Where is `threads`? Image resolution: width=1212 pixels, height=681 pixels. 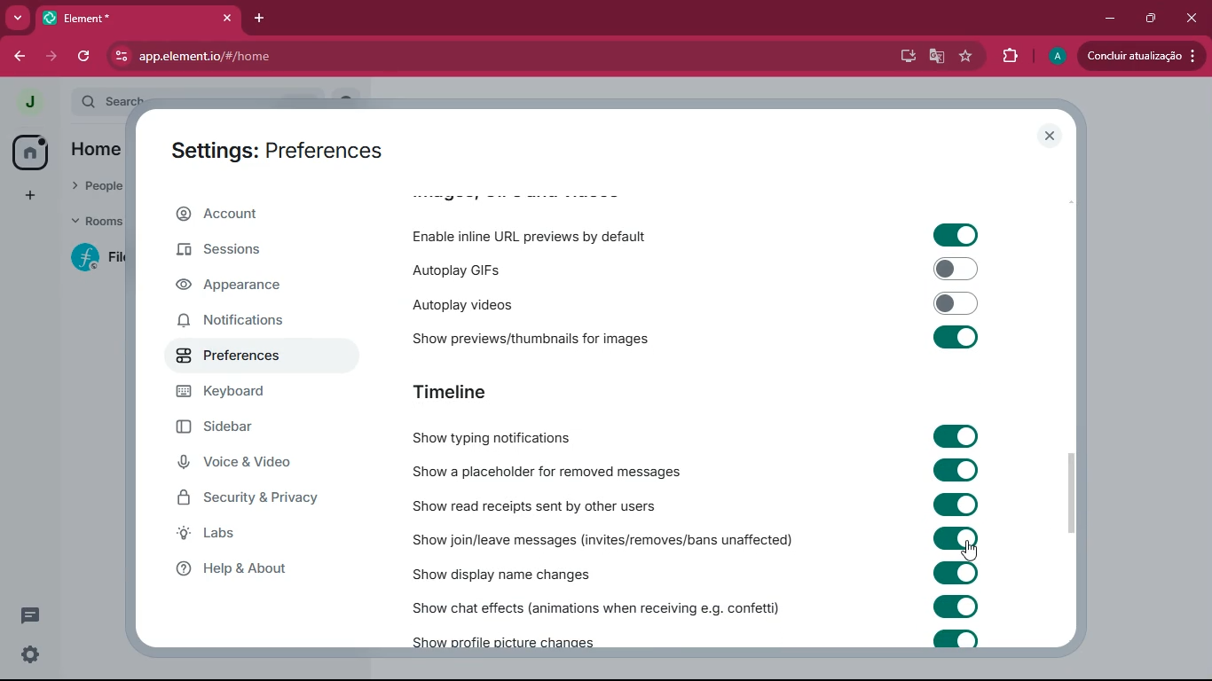 threads is located at coordinates (30, 615).